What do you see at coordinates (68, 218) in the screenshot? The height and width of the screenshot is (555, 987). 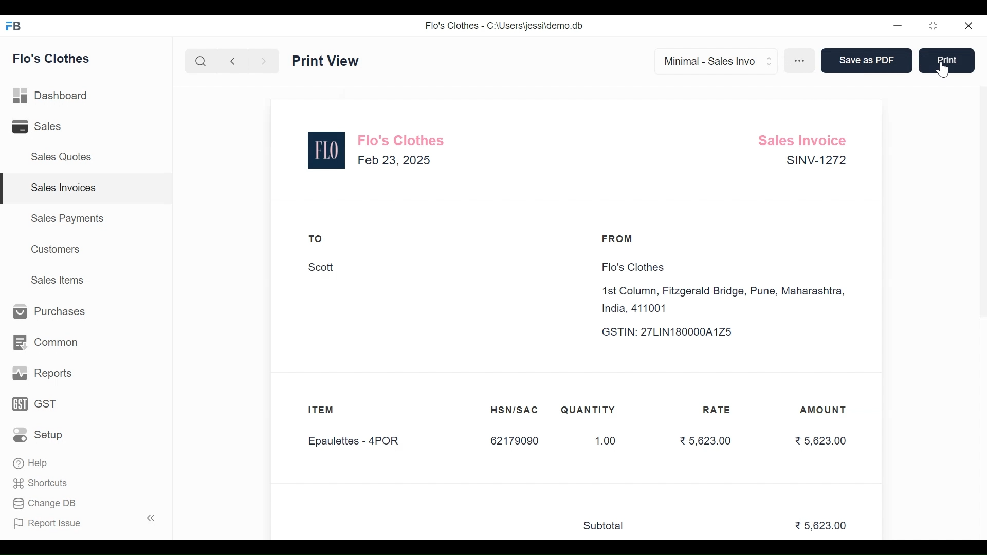 I see `Sales Payments` at bounding box center [68, 218].